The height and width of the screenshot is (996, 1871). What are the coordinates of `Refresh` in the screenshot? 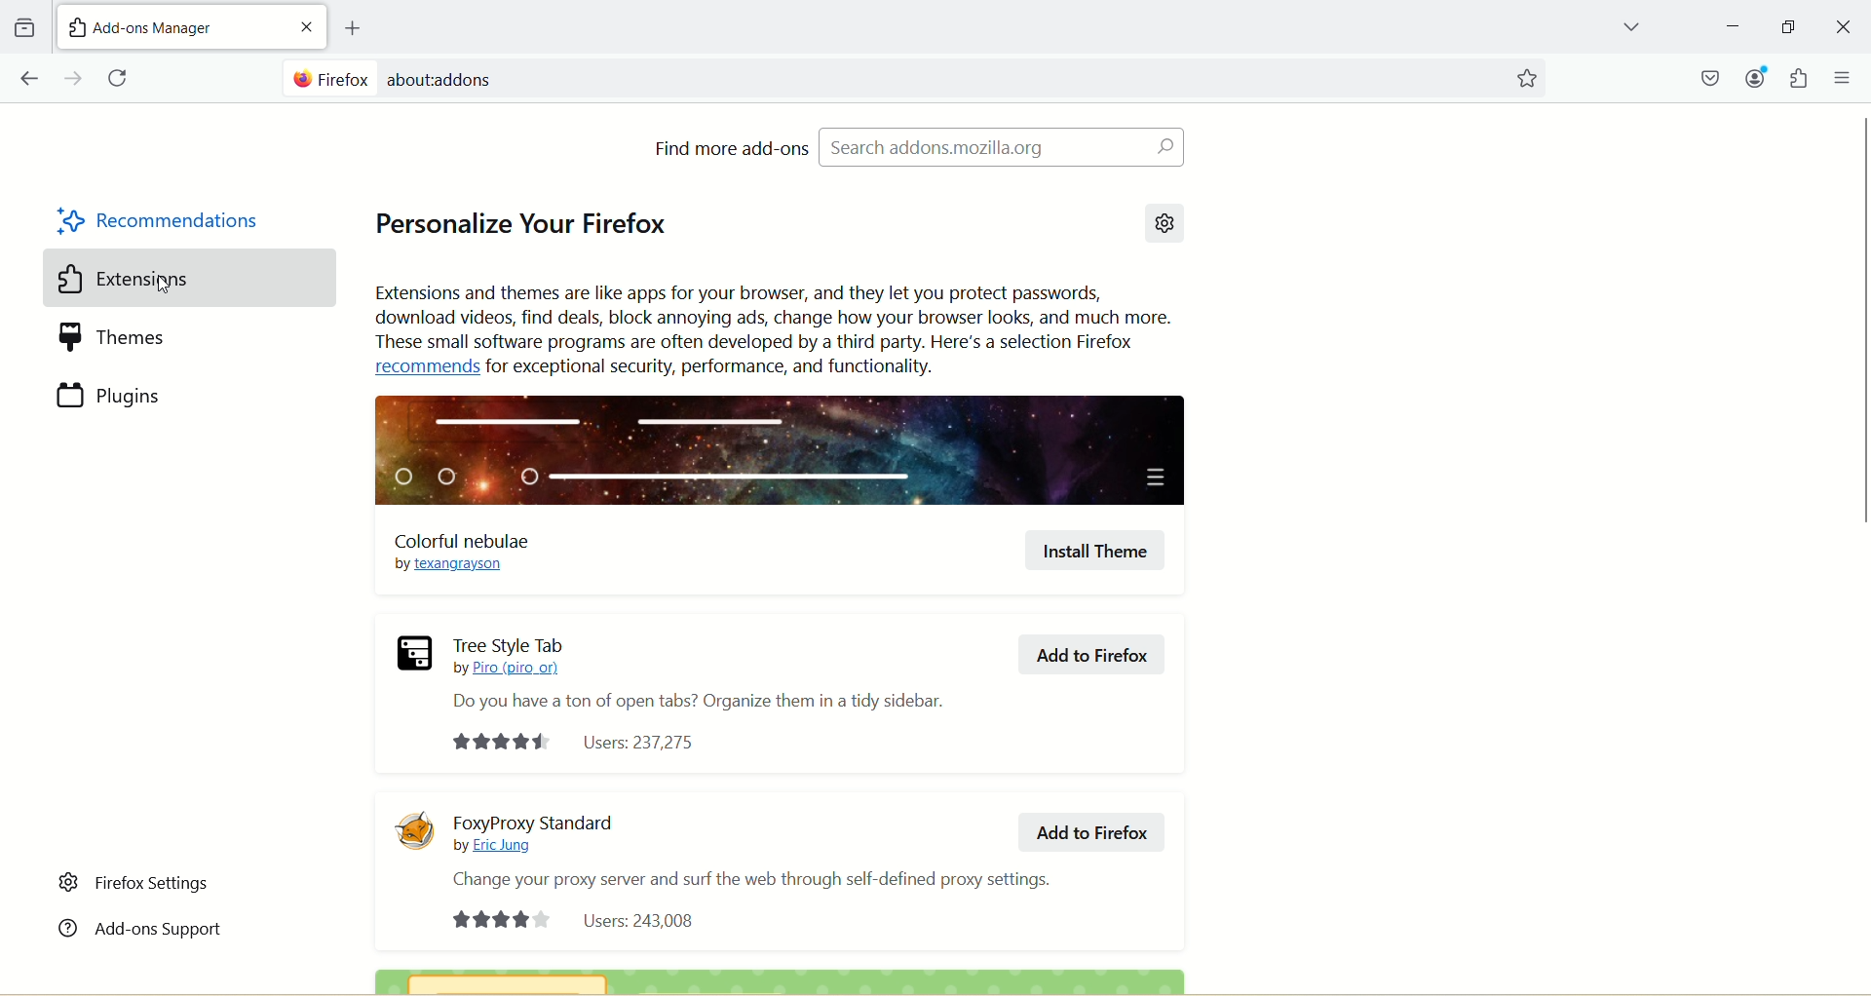 It's located at (121, 79).